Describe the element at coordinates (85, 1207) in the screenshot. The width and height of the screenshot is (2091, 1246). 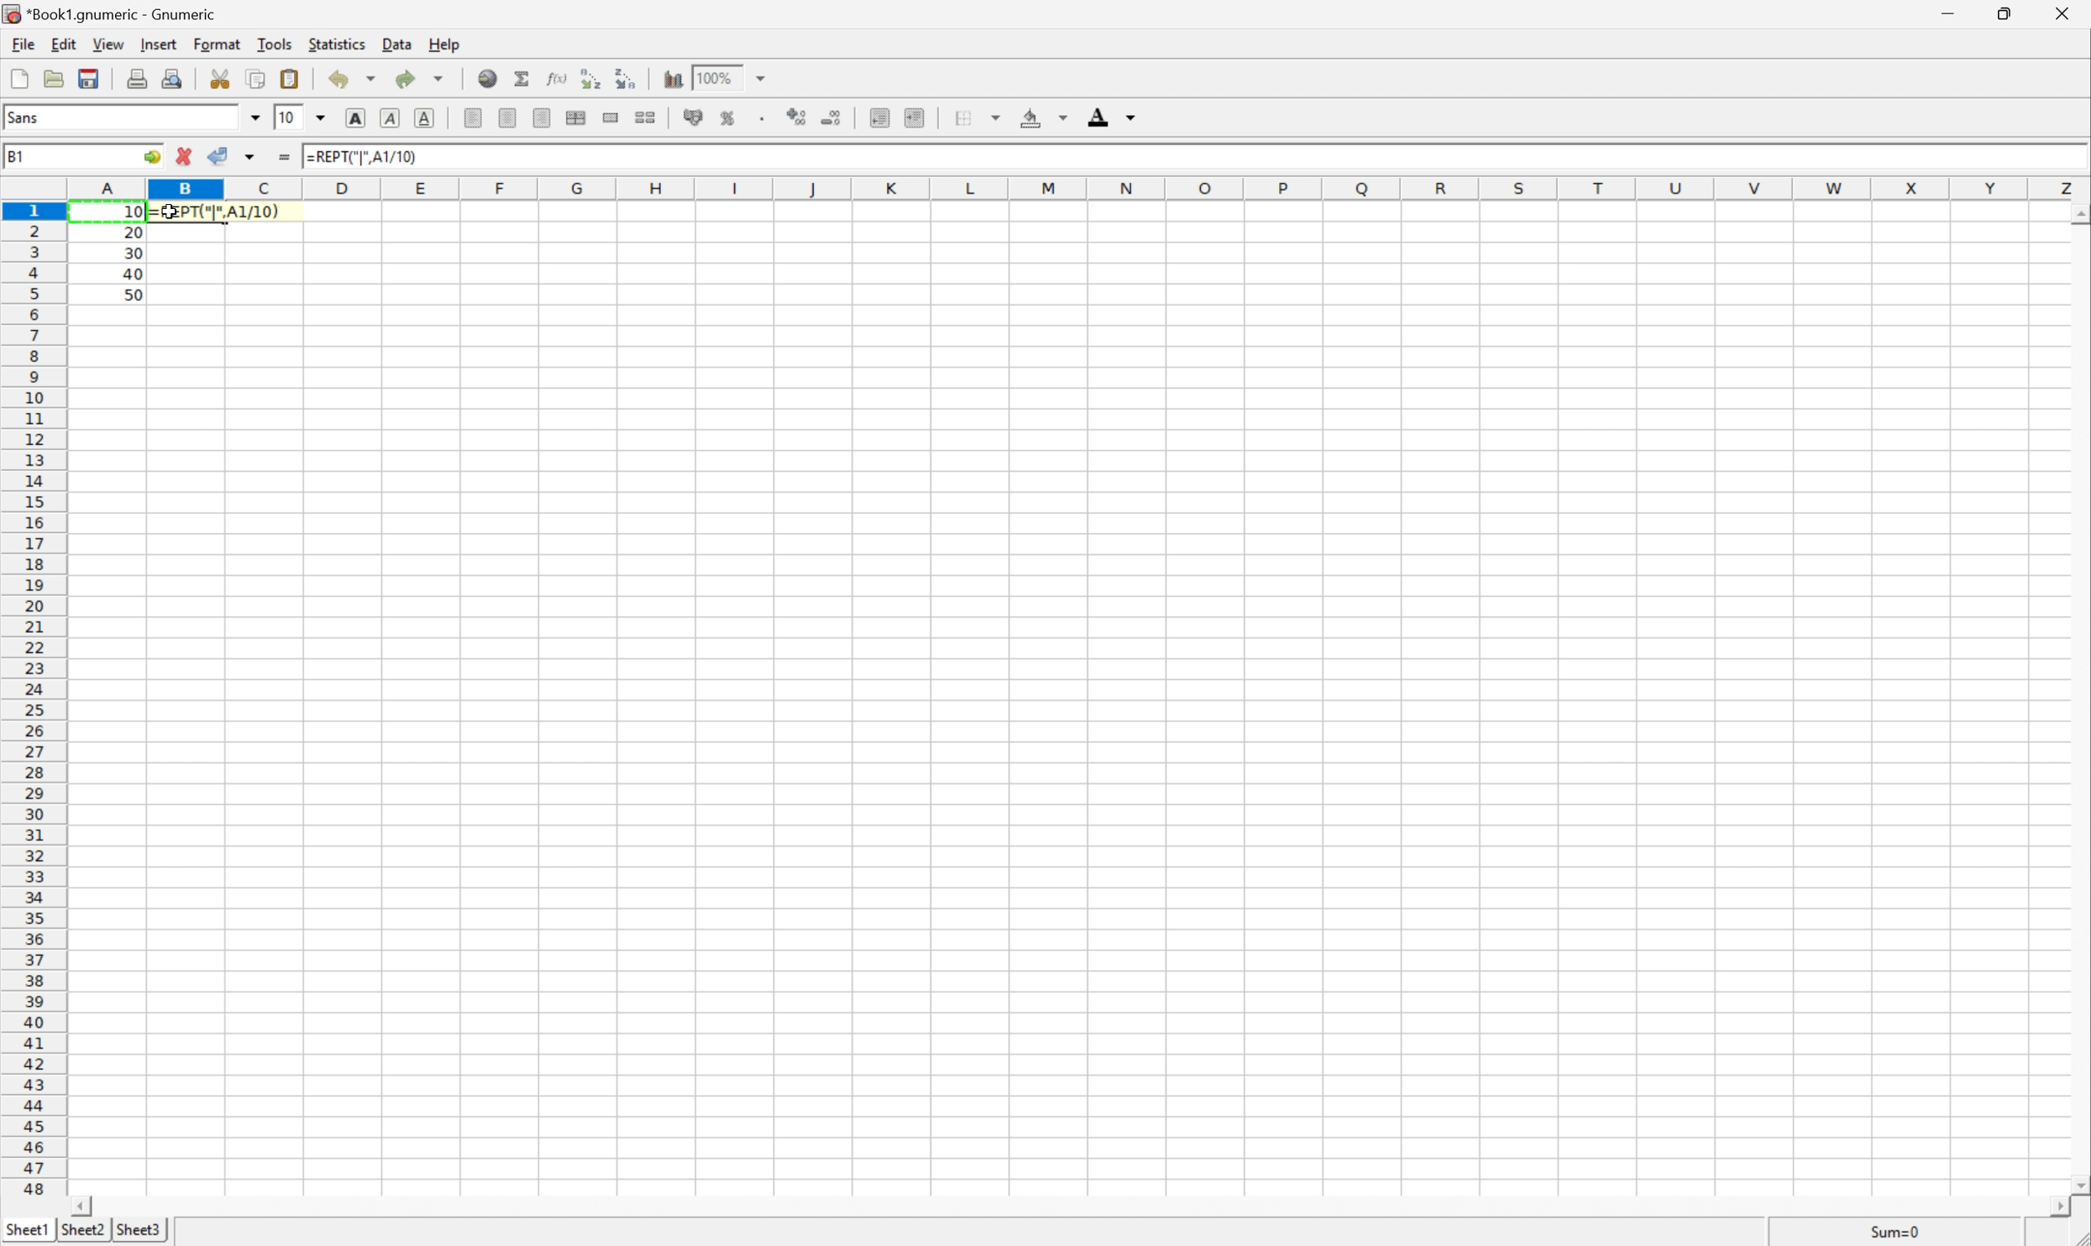
I see `Scroll Left` at that location.